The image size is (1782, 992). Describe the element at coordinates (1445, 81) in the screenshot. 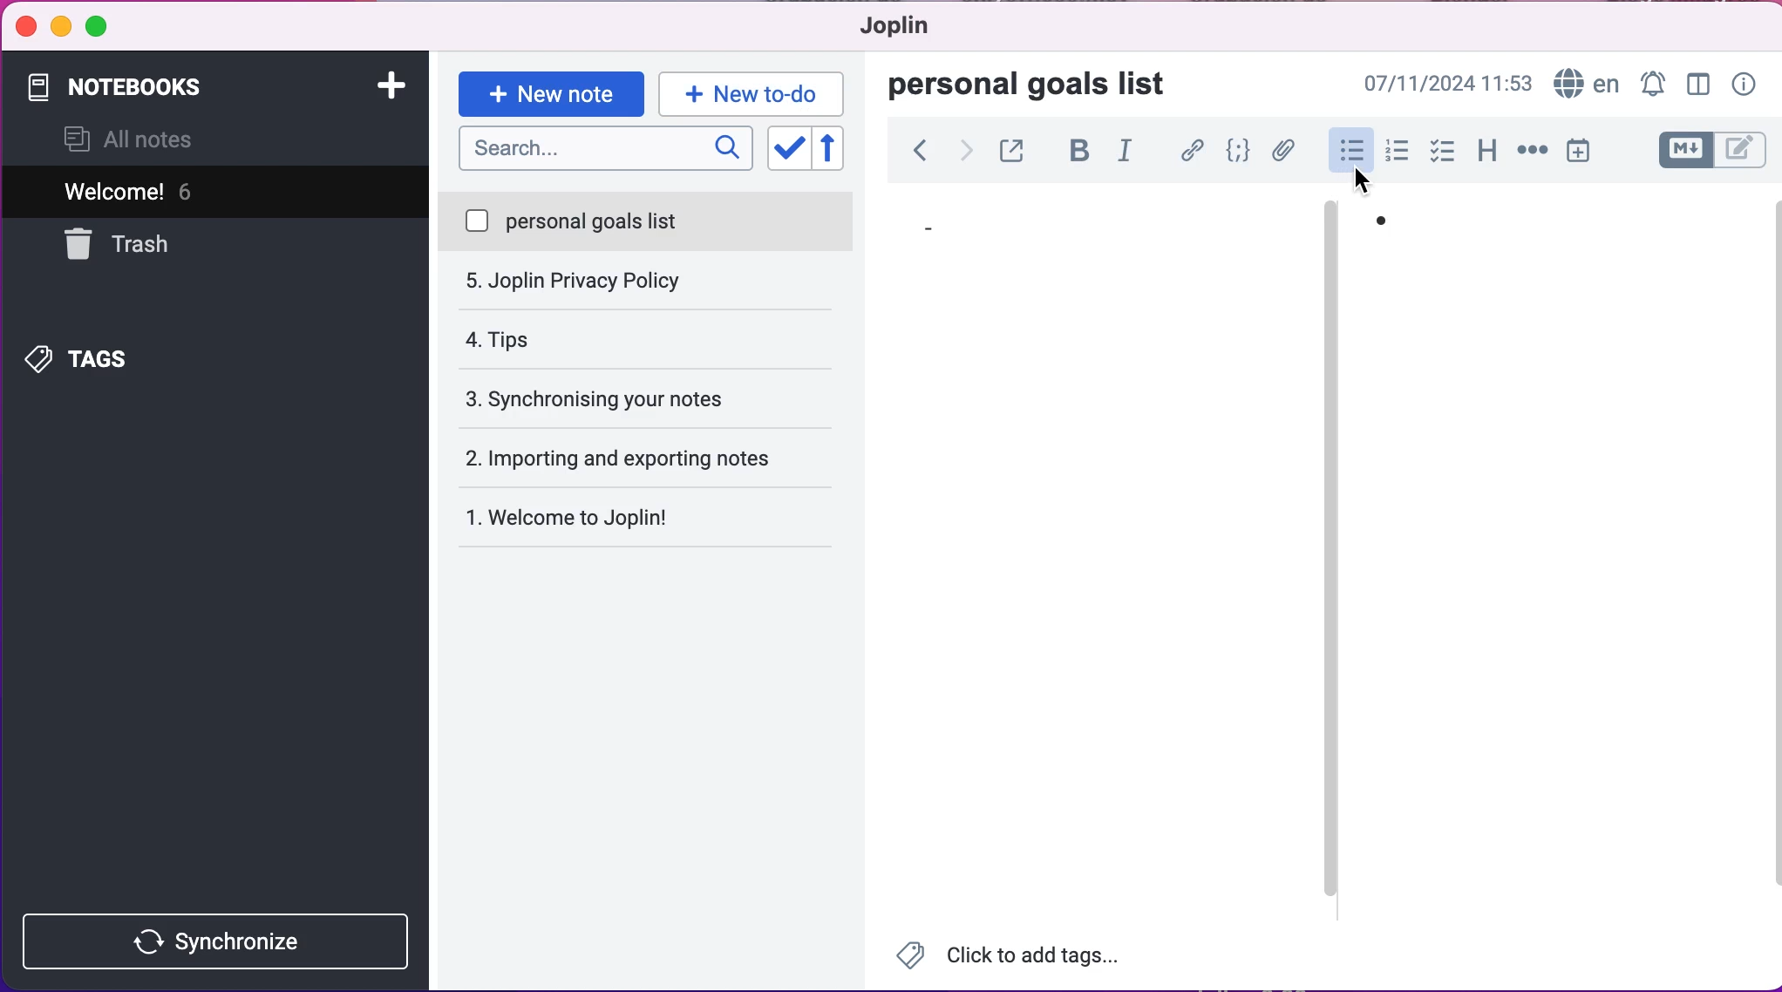

I see `07/11/2024 09:03` at that location.